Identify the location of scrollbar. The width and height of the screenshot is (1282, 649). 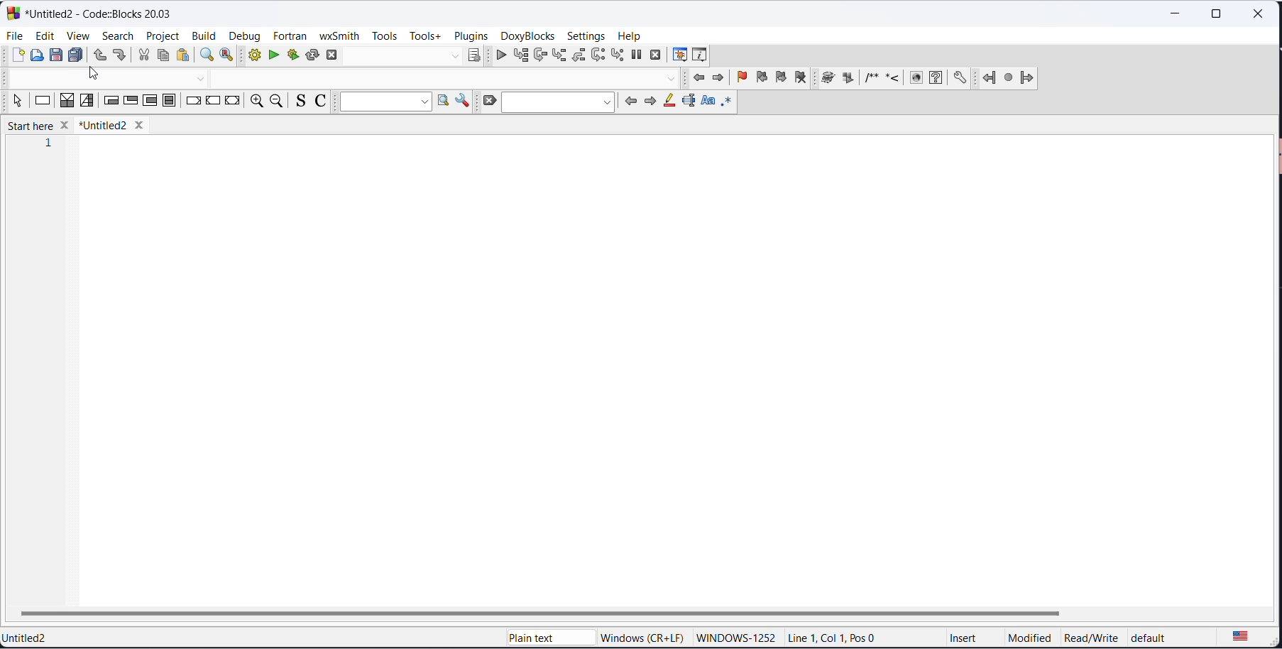
(543, 612).